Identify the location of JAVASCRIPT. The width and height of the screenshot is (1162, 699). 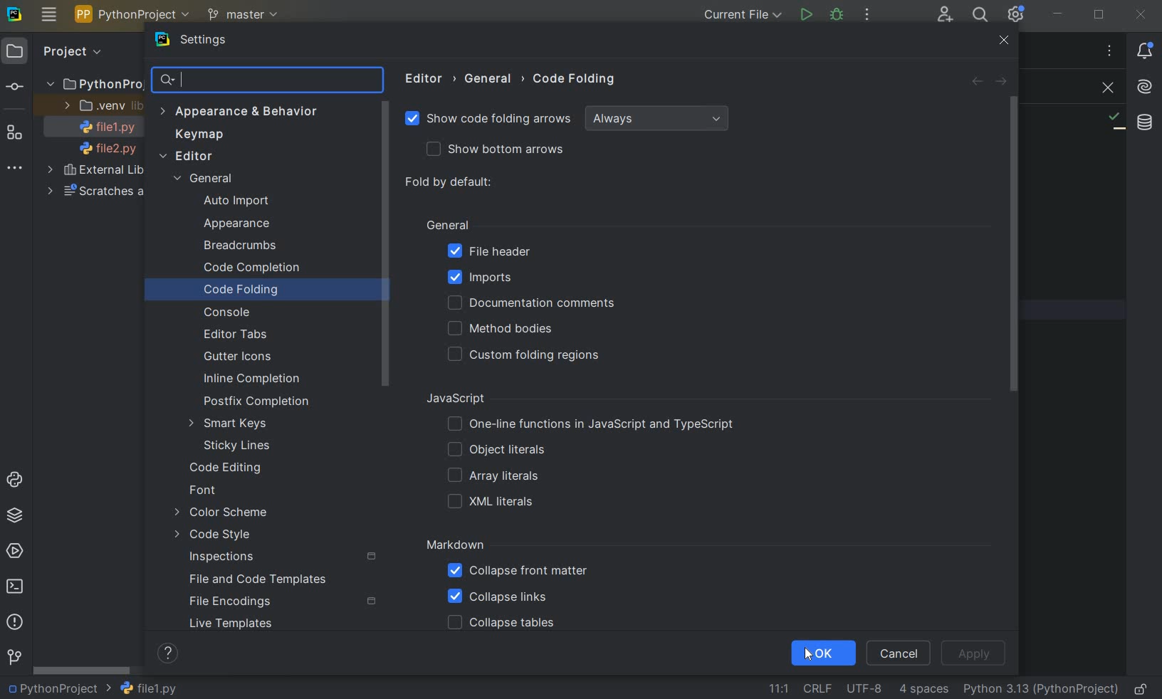
(471, 399).